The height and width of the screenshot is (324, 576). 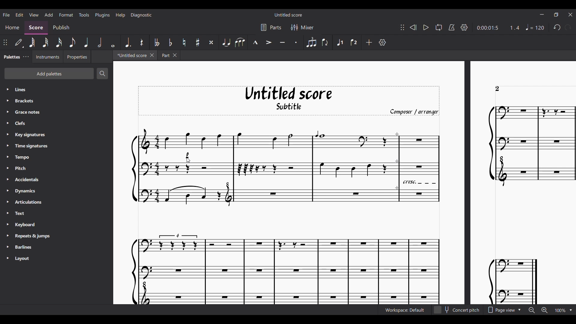 What do you see at coordinates (556, 15) in the screenshot?
I see `Show interface in a smaller tab` at bounding box center [556, 15].